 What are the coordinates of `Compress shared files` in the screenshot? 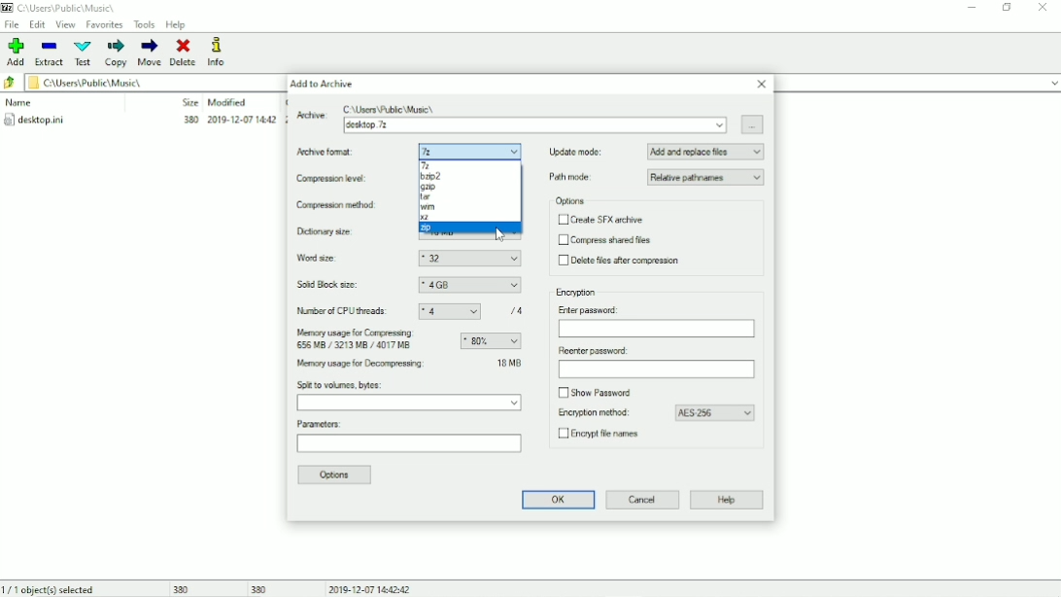 It's located at (606, 241).